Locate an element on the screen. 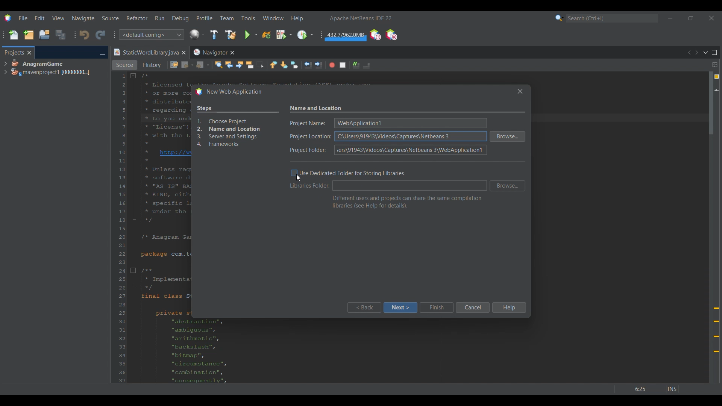  Tools menu is located at coordinates (248, 18).